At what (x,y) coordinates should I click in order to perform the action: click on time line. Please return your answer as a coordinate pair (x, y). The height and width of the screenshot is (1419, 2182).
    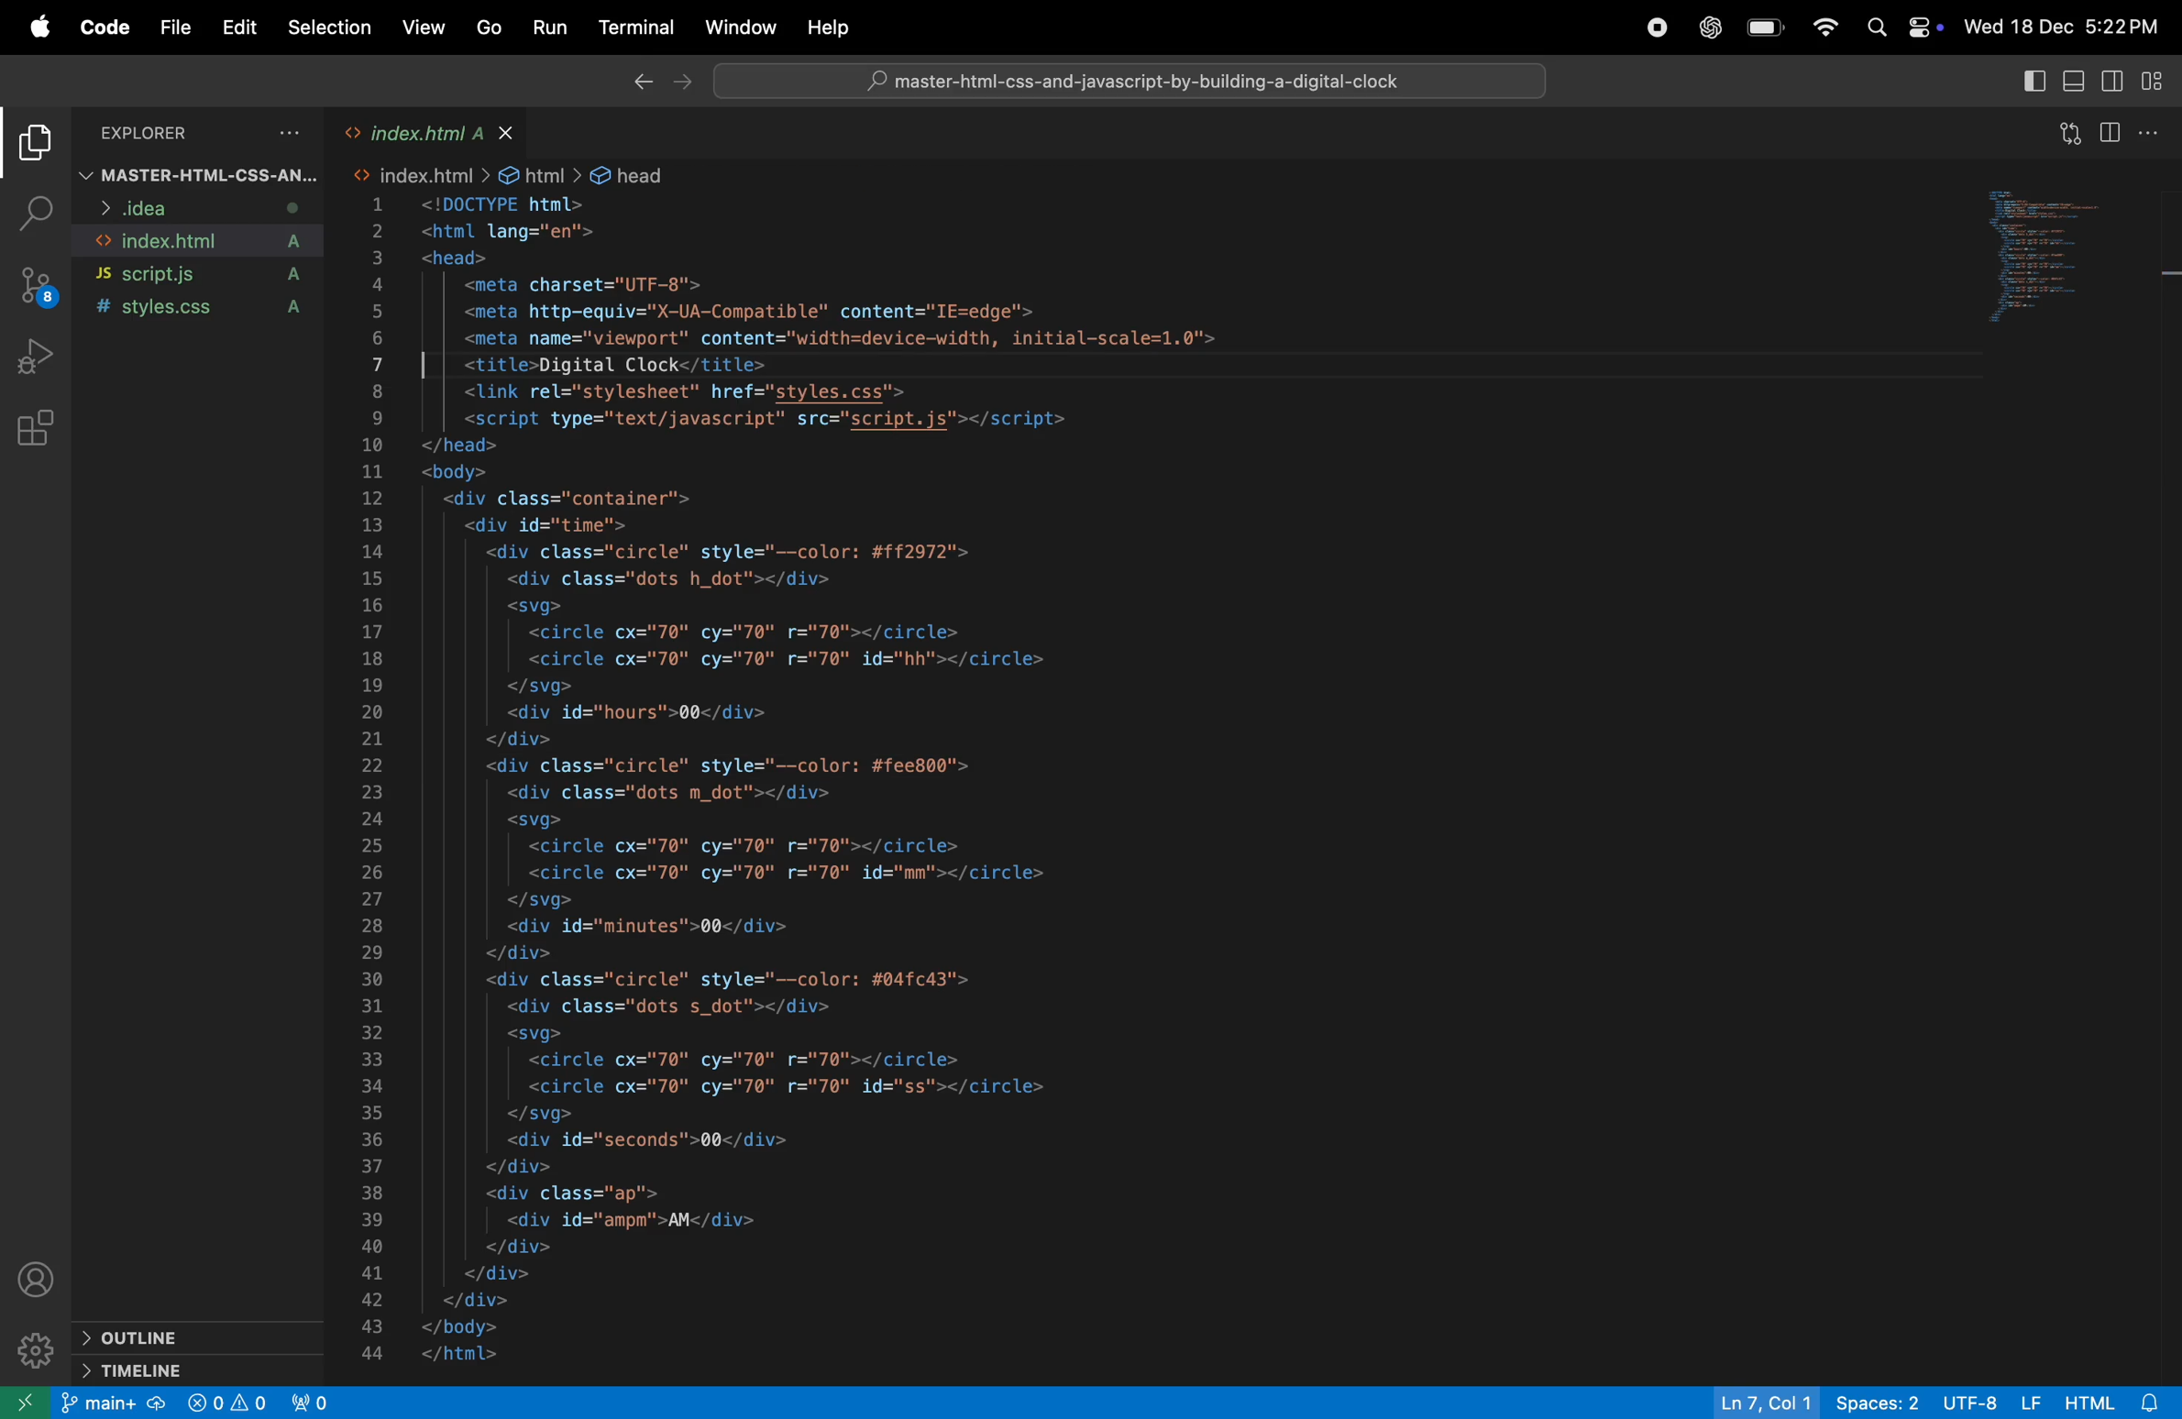
    Looking at the image, I should click on (212, 1369).